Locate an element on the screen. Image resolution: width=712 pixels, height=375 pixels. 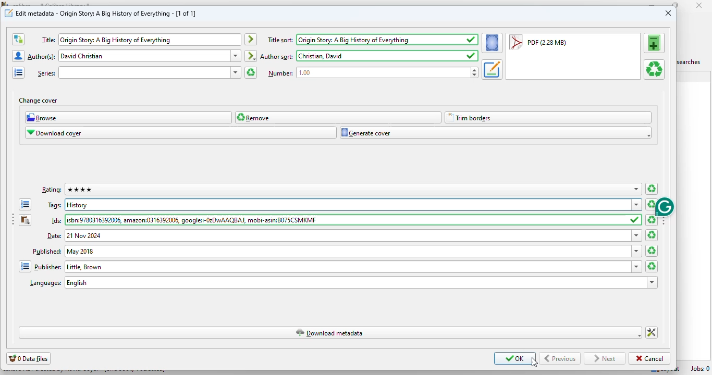
trim borders is located at coordinates (548, 118).